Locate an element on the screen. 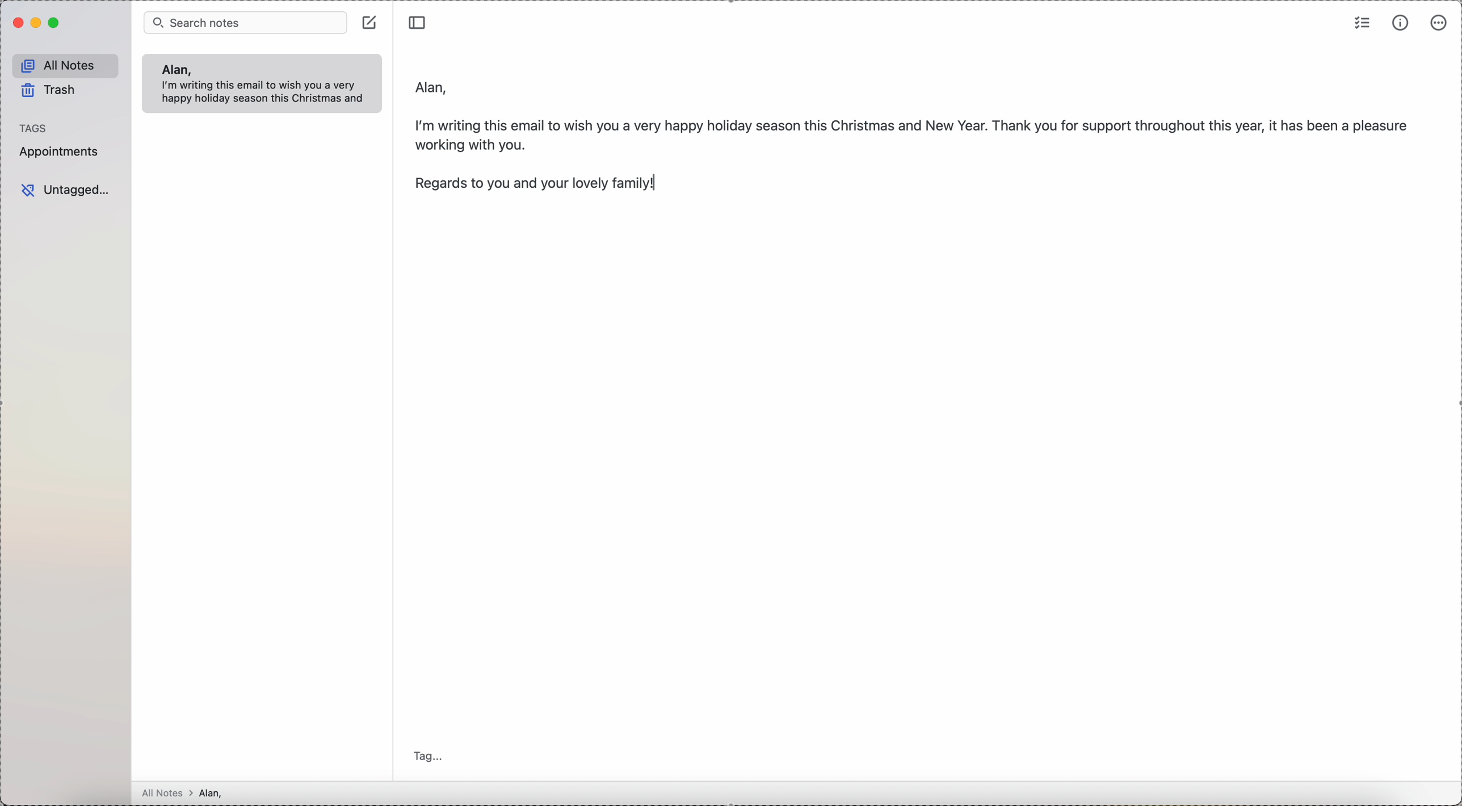  body text: I'm writing this email to wish you a very happy holiday season this Christmas and is located at coordinates (267, 94).